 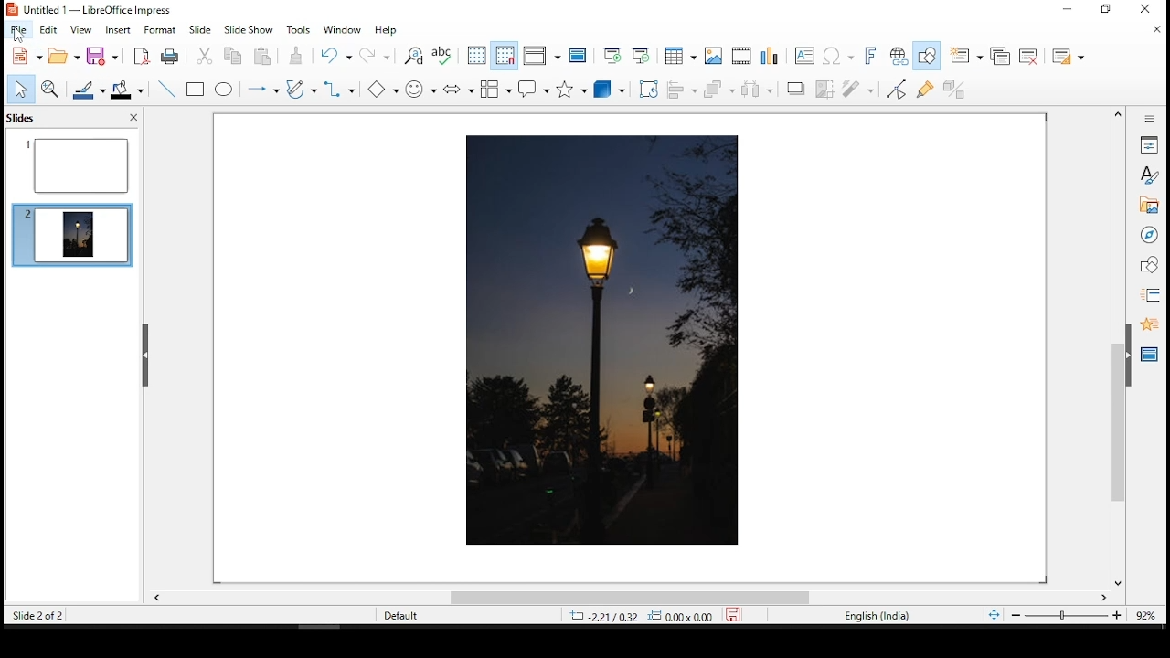 What do you see at coordinates (774, 55) in the screenshot?
I see `charts` at bounding box center [774, 55].